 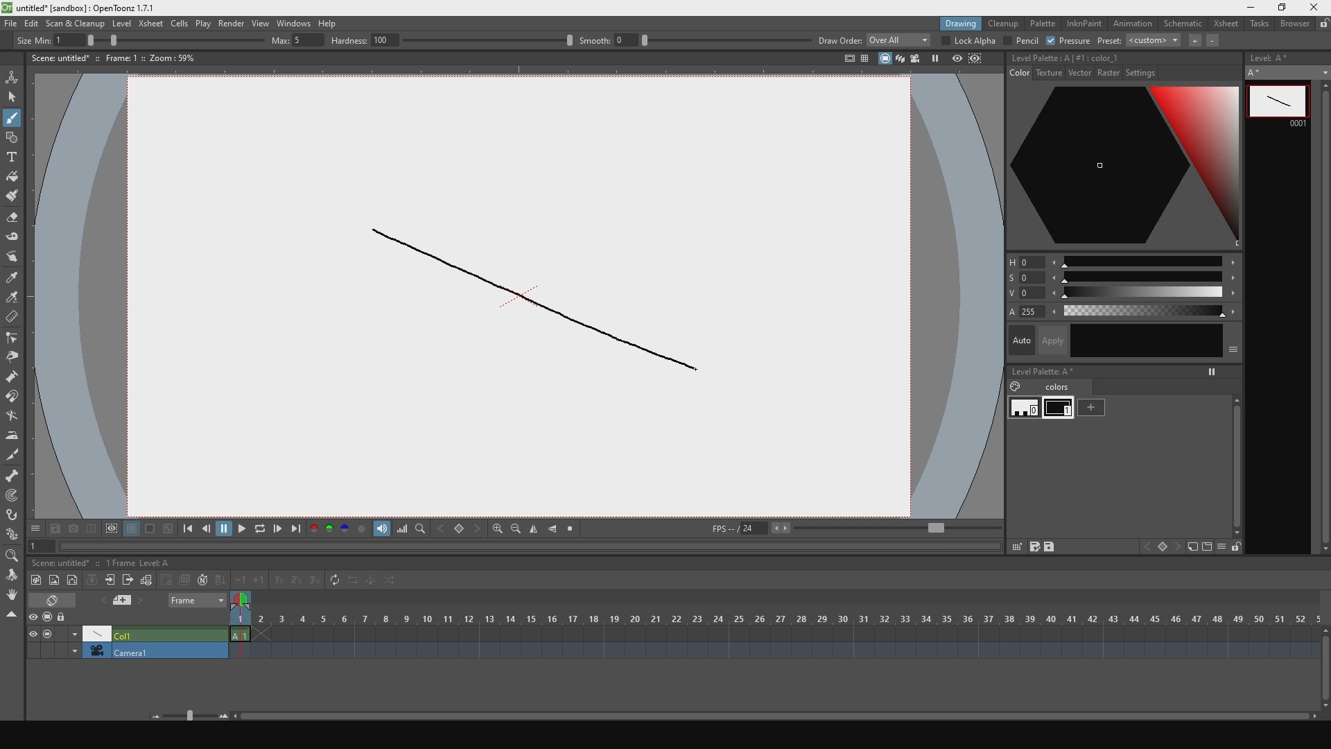 What do you see at coordinates (14, 357) in the screenshot?
I see `pinch` at bounding box center [14, 357].